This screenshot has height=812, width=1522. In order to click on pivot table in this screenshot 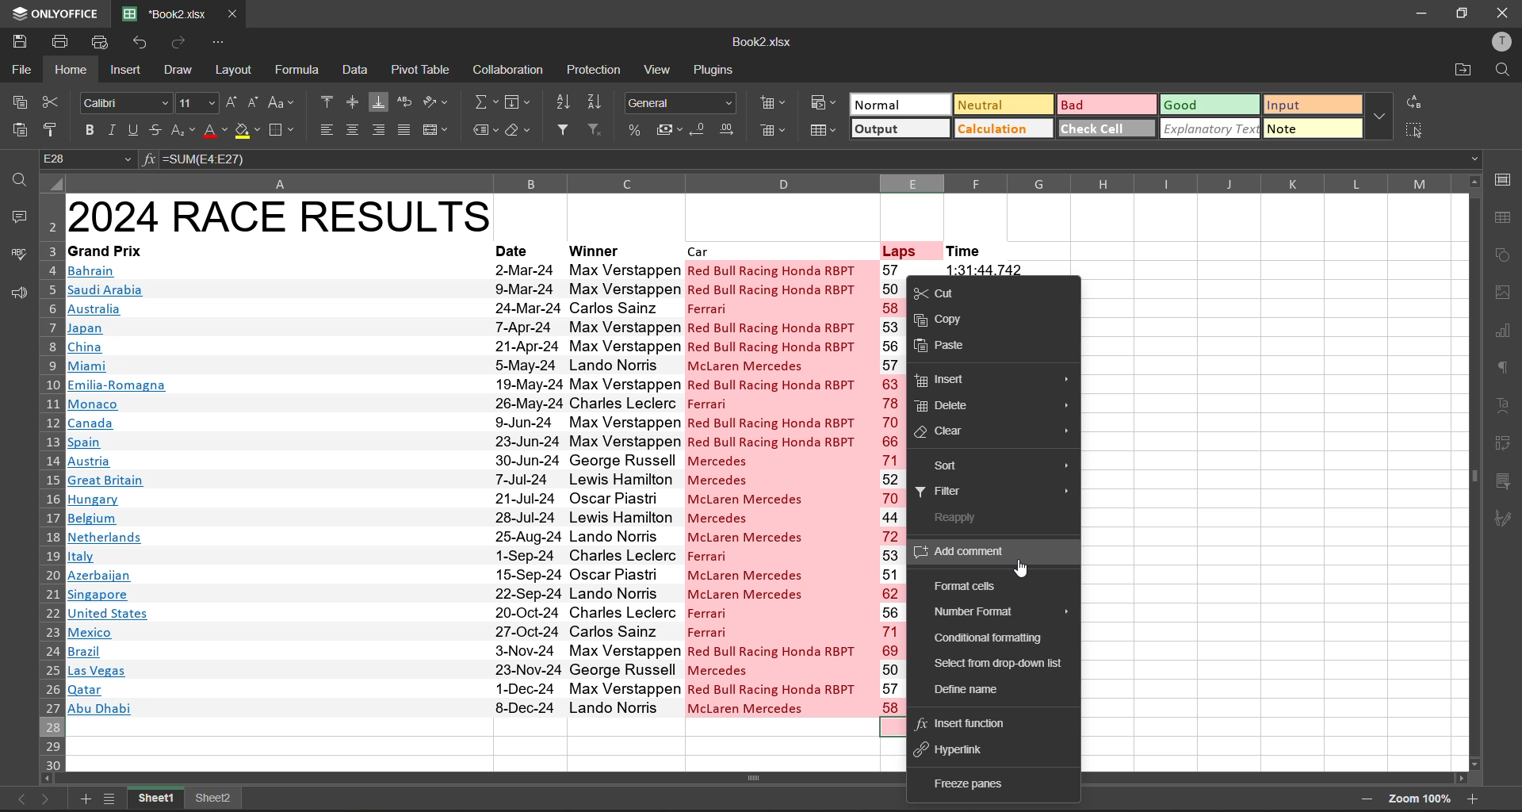, I will do `click(1503, 444)`.